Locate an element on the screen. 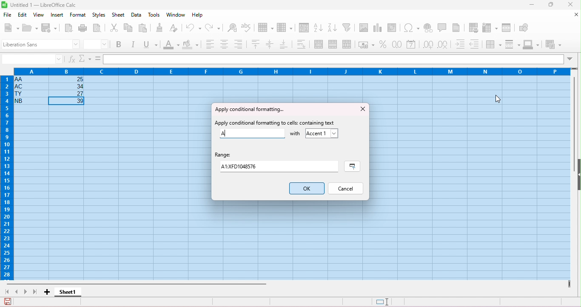 This screenshot has width=581, height=307. print is located at coordinates (83, 28).